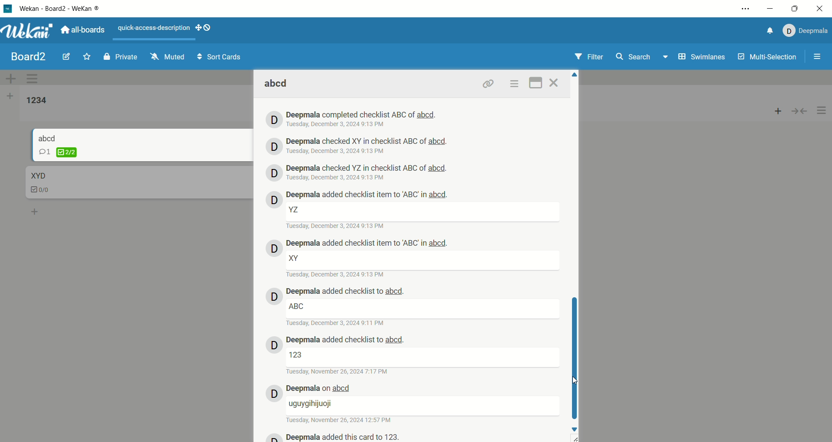  Describe the element at coordinates (10, 97) in the screenshot. I see `add list` at that location.